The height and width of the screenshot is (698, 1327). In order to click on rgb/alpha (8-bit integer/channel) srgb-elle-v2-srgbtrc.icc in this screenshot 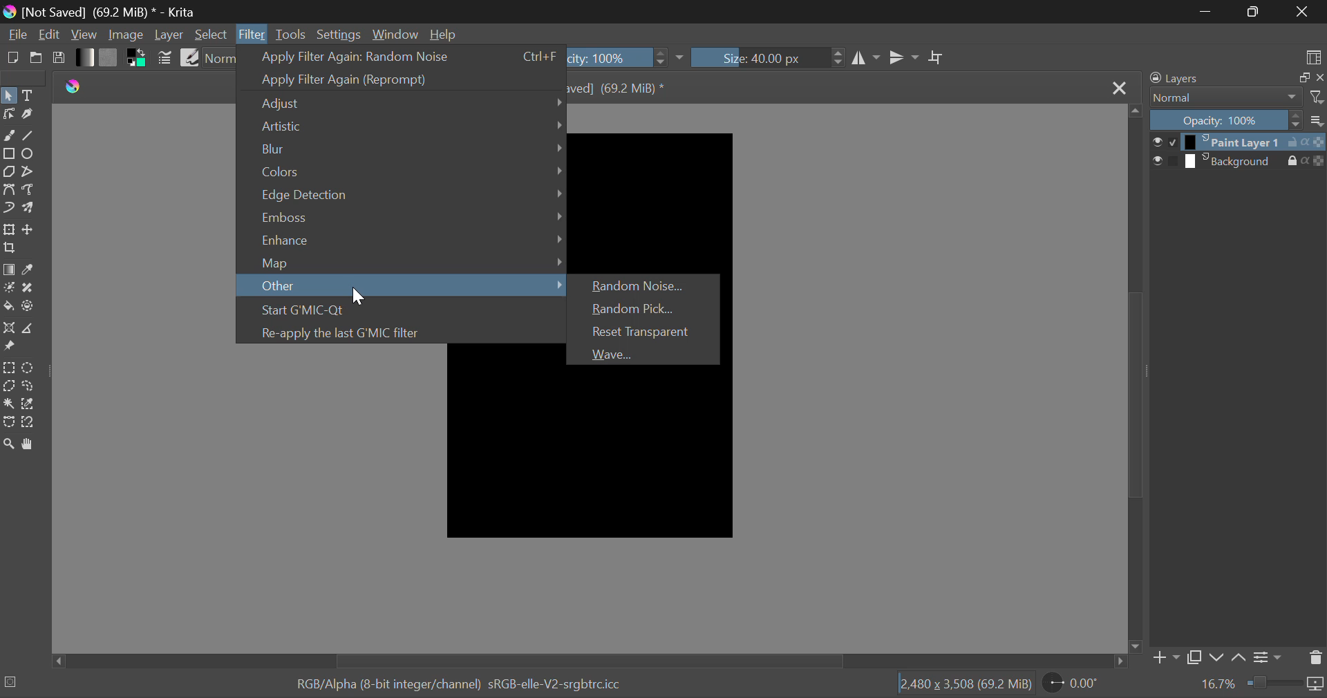, I will do `click(466, 686)`.